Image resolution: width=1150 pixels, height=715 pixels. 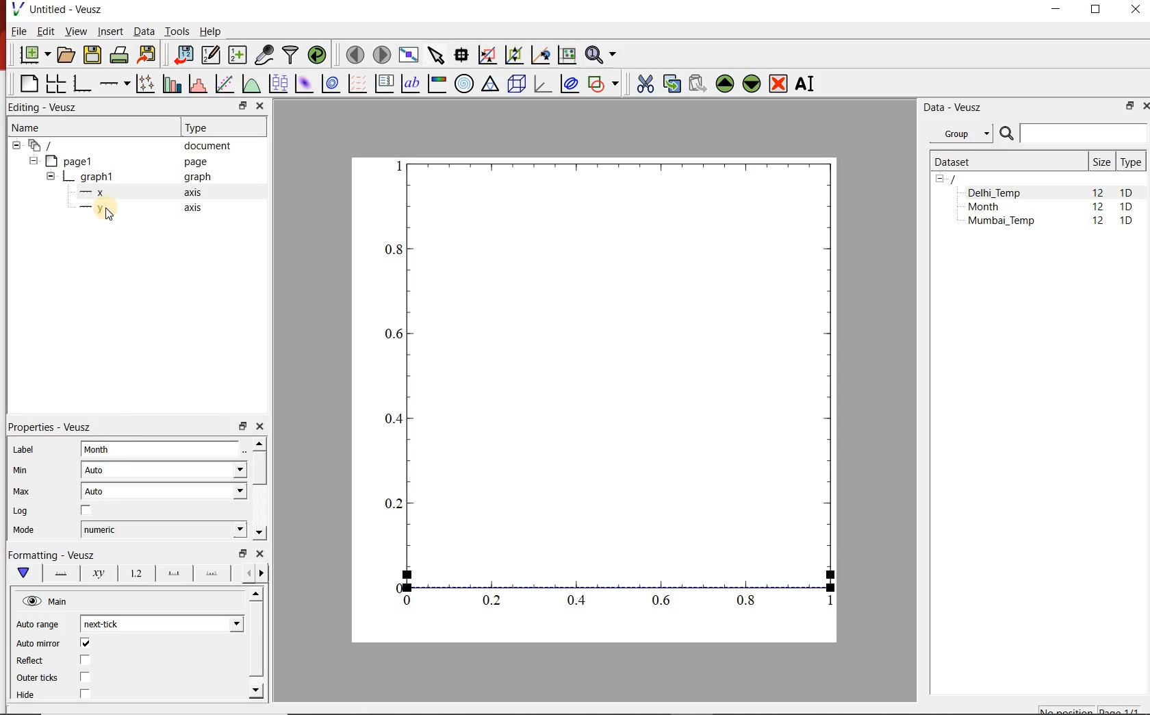 What do you see at coordinates (86, 511) in the screenshot?
I see `check/uncheck` at bounding box center [86, 511].